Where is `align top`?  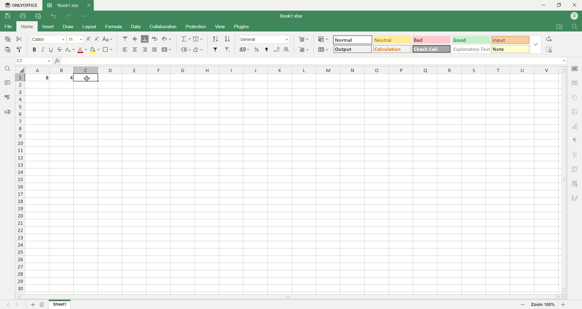 align top is located at coordinates (125, 39).